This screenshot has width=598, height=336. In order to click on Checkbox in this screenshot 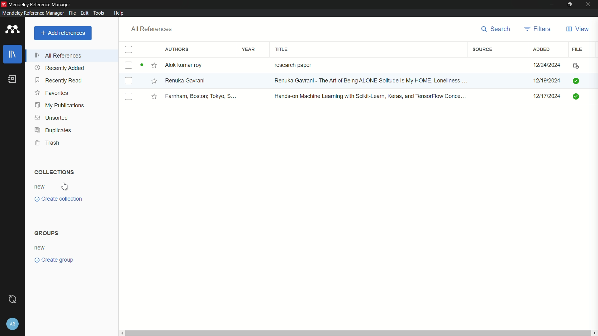, I will do `click(128, 82)`.